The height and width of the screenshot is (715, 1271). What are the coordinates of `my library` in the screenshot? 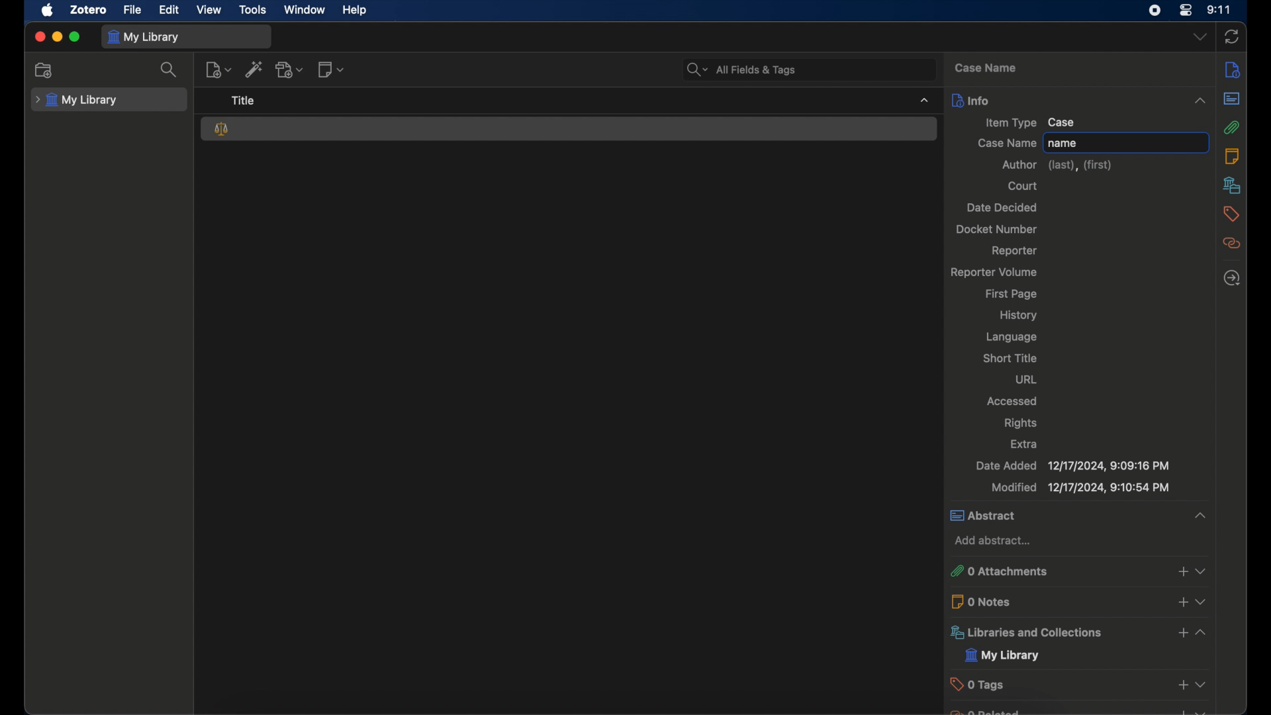 It's located at (1002, 656).